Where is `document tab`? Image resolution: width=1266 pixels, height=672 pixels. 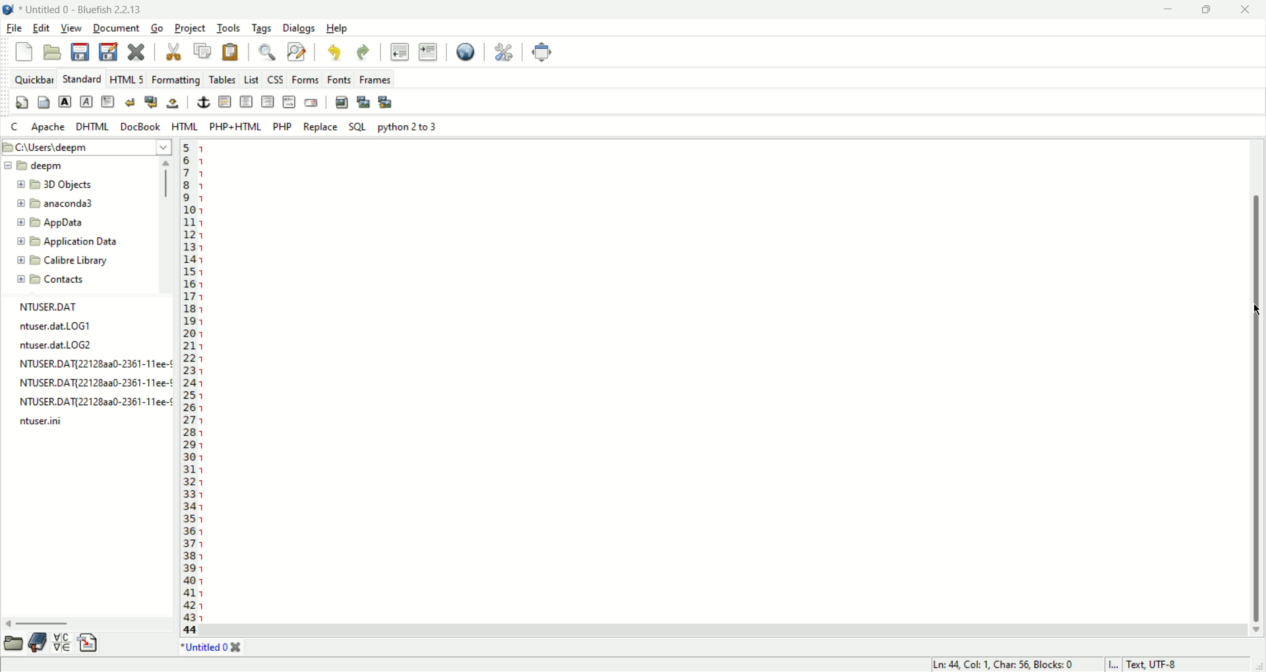 document tab is located at coordinates (205, 650).